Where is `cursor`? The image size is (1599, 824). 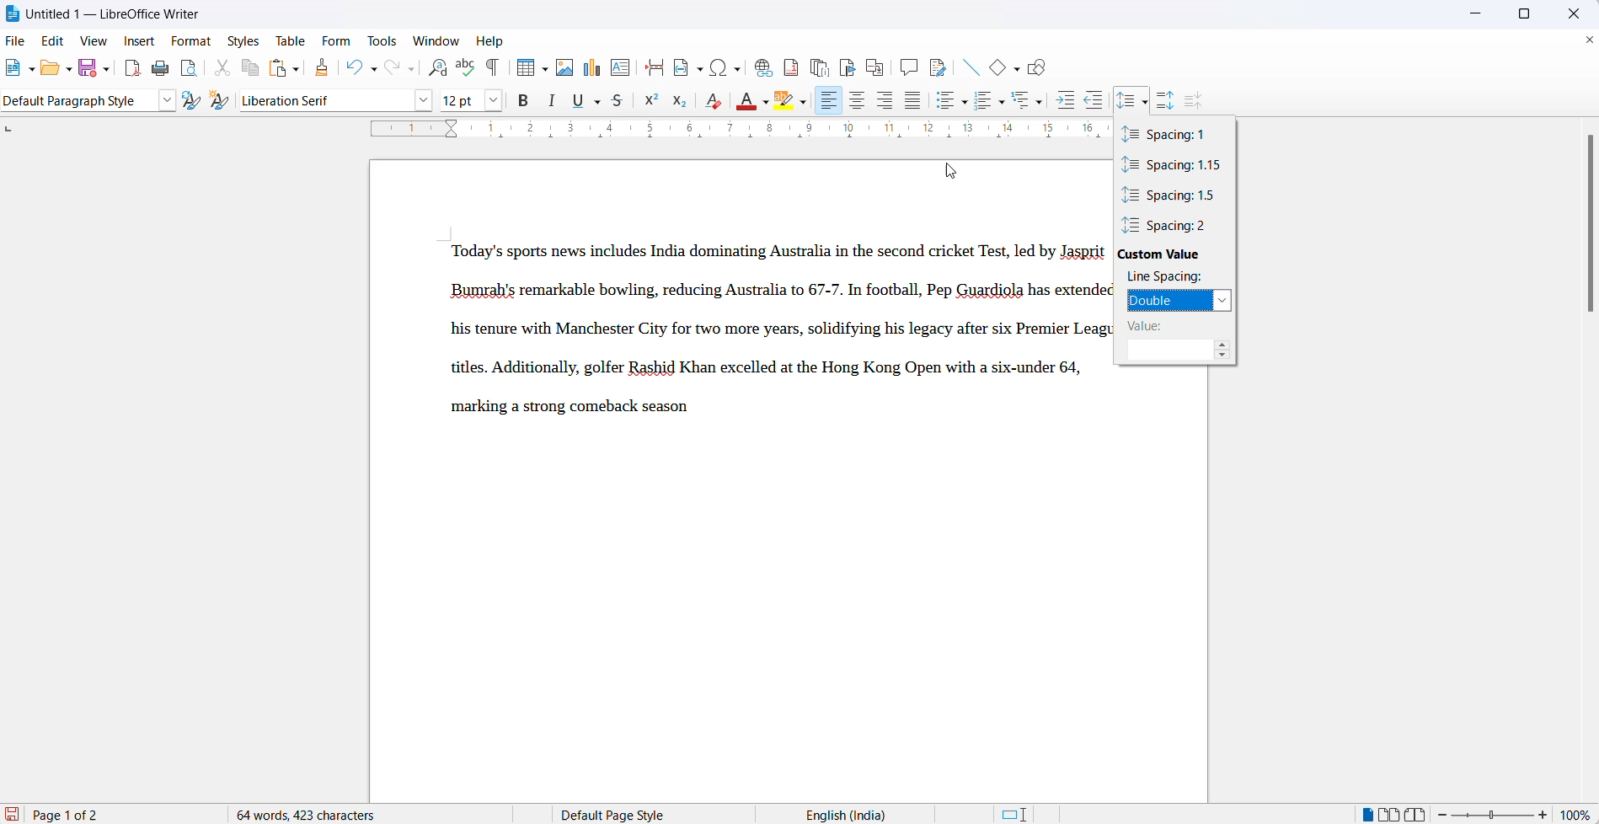
cursor is located at coordinates (951, 171).